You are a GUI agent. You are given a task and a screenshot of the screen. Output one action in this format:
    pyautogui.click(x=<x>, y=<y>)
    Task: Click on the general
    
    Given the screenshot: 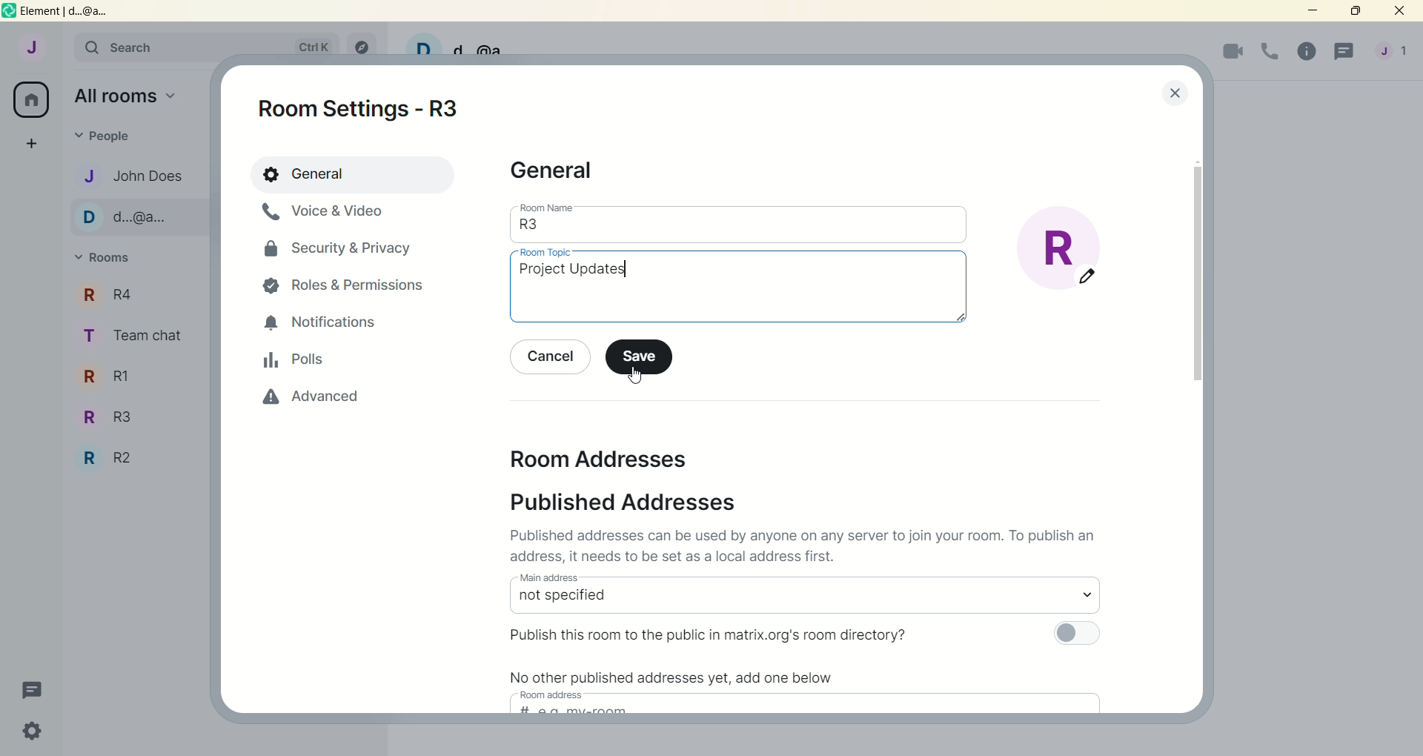 What is the action you would take?
    pyautogui.click(x=554, y=171)
    